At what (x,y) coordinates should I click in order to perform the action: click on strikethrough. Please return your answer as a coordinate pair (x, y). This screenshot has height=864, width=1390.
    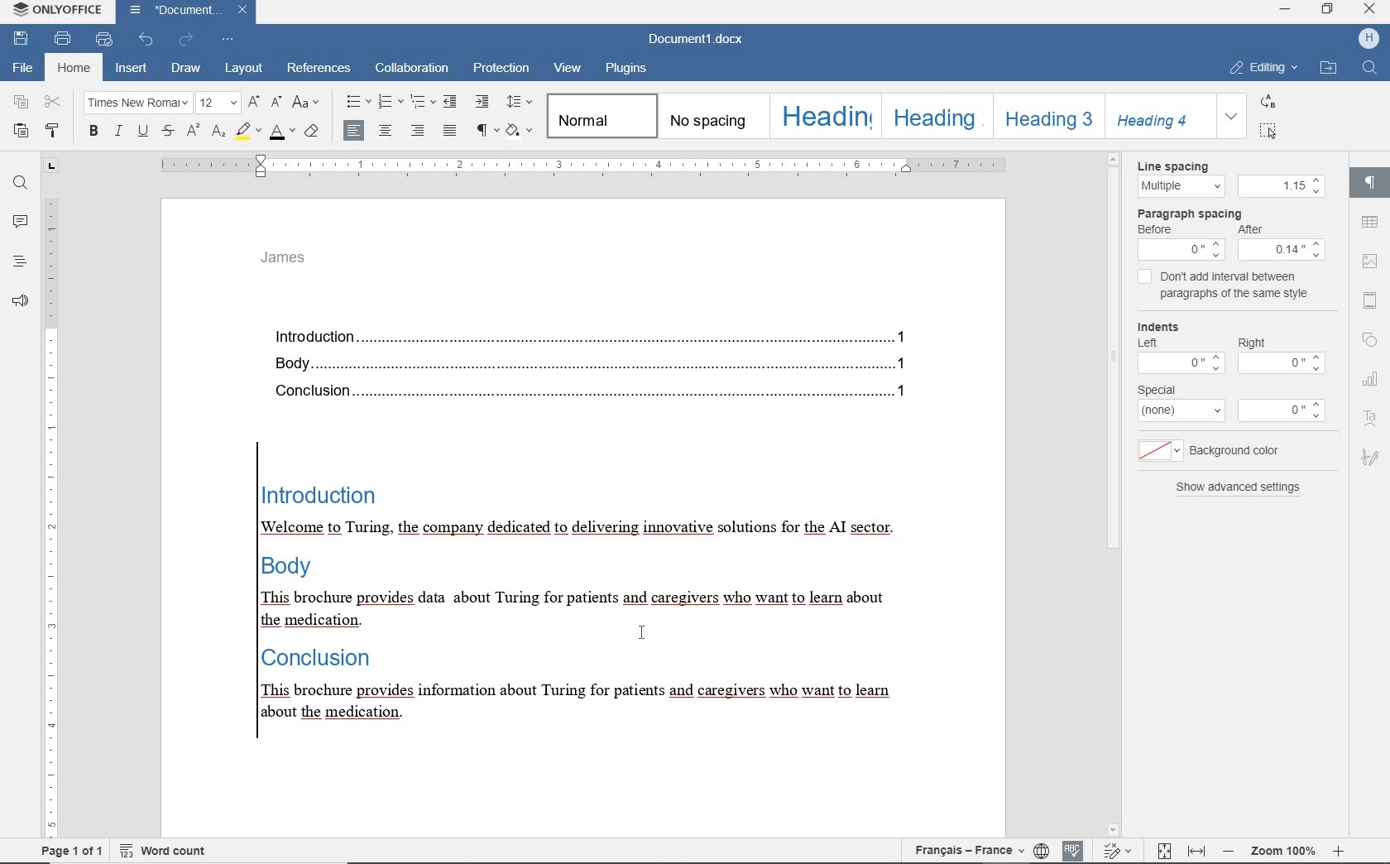
    Looking at the image, I should click on (170, 132).